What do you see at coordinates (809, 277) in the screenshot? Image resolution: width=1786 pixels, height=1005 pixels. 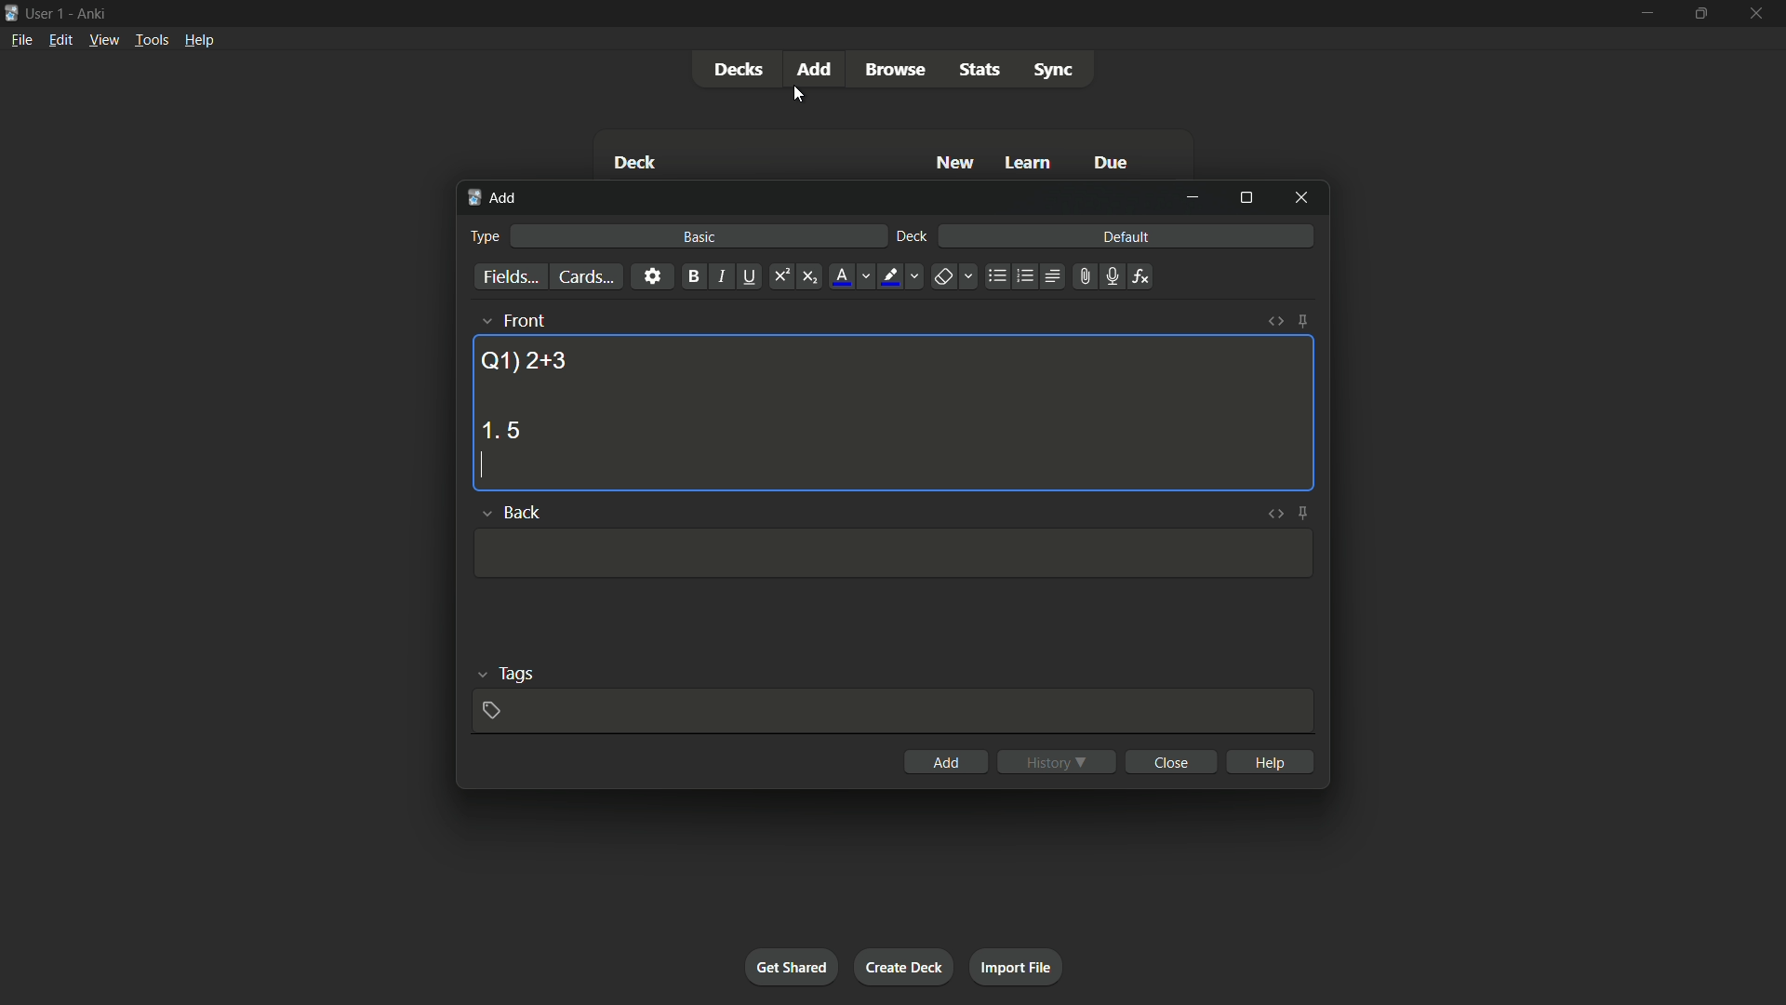 I see `subscript` at bounding box center [809, 277].